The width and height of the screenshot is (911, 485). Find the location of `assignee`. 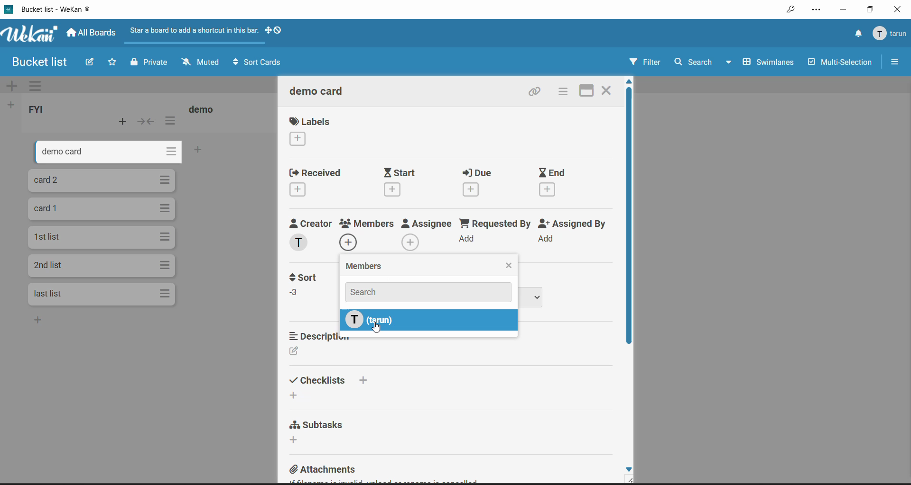

assignee is located at coordinates (427, 225).